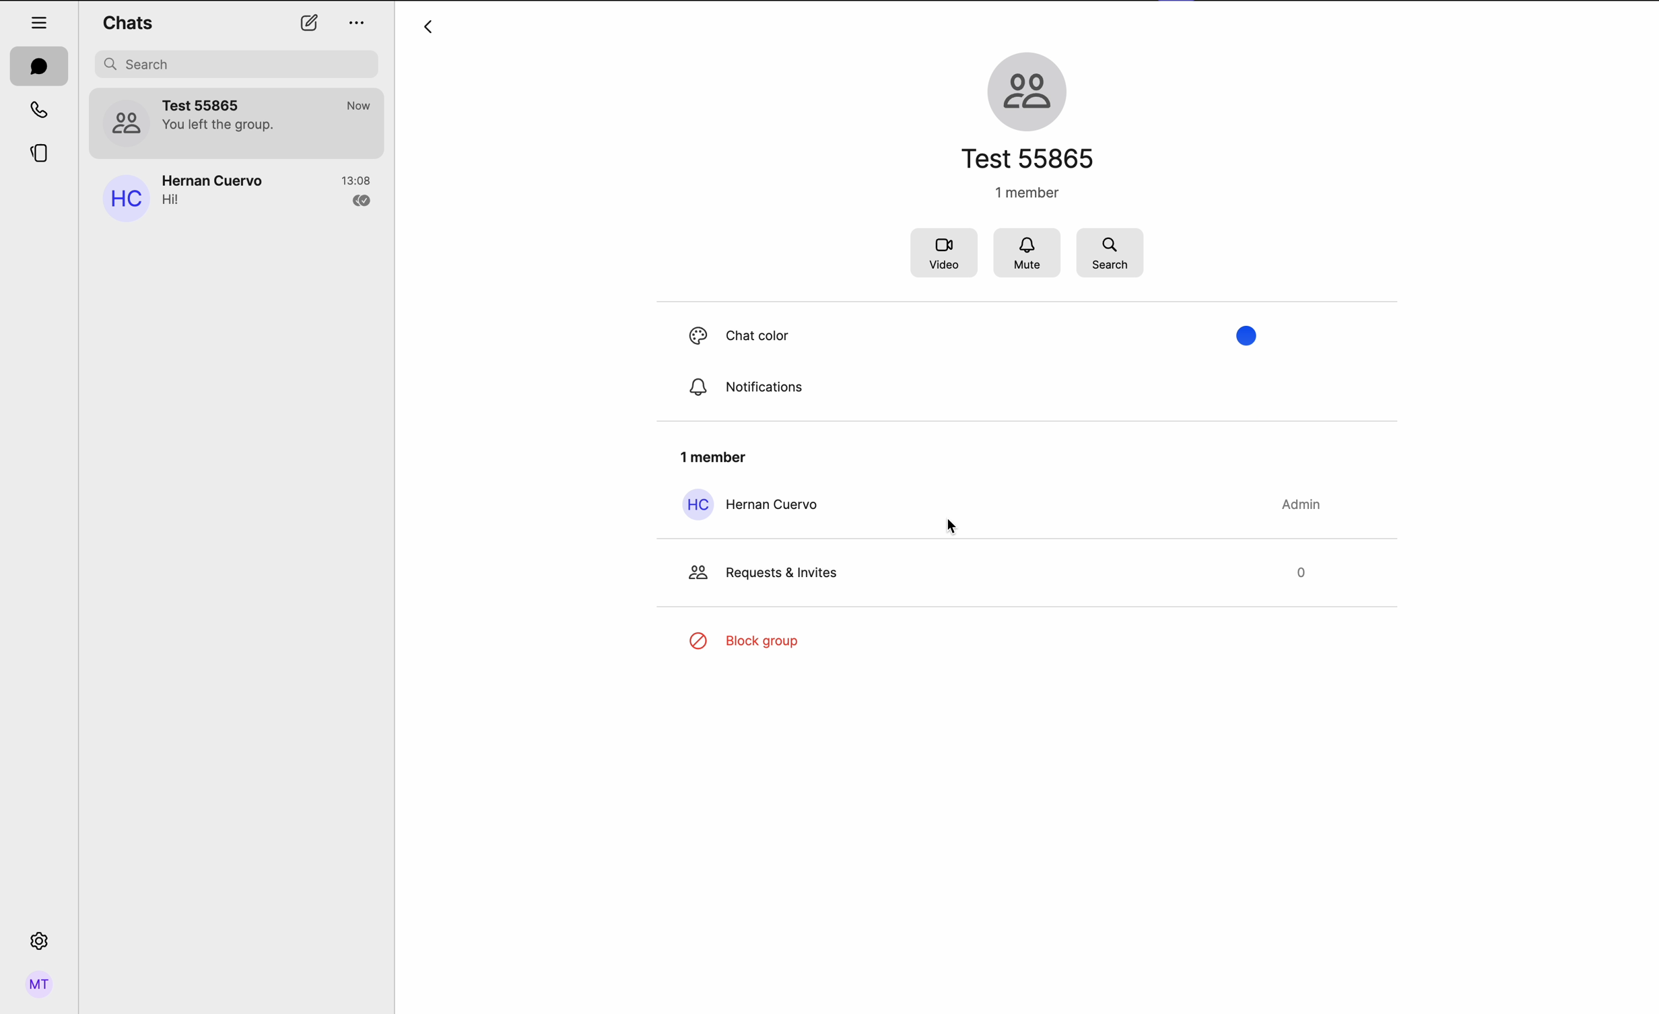 This screenshot has height=1014, width=1659. What do you see at coordinates (941, 335) in the screenshot?
I see `disappearing messages off` at bounding box center [941, 335].